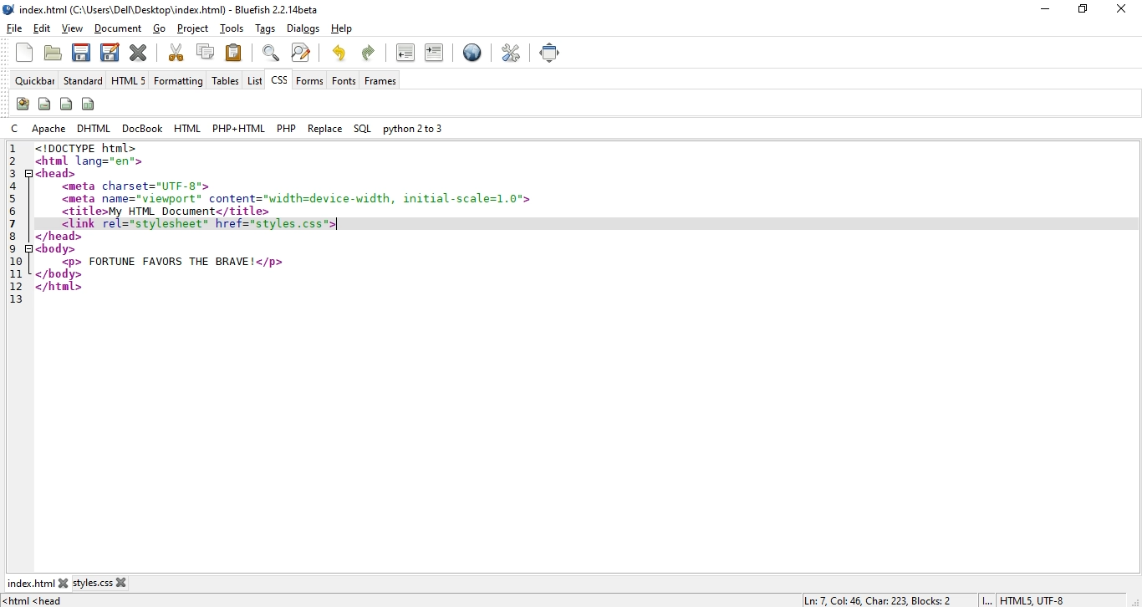 This screenshot has width=1142, height=607. What do you see at coordinates (178, 82) in the screenshot?
I see `formatting` at bounding box center [178, 82].